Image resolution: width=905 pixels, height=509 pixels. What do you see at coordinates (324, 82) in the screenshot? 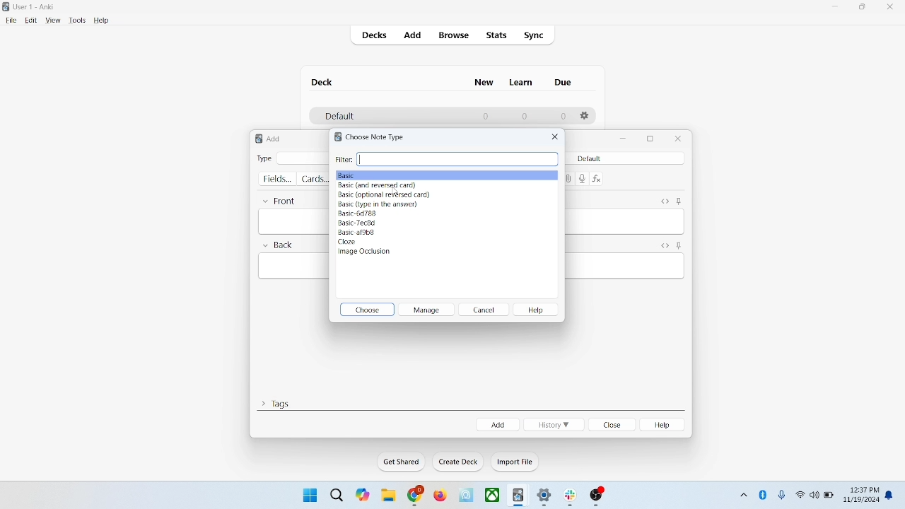
I see `deck` at bounding box center [324, 82].